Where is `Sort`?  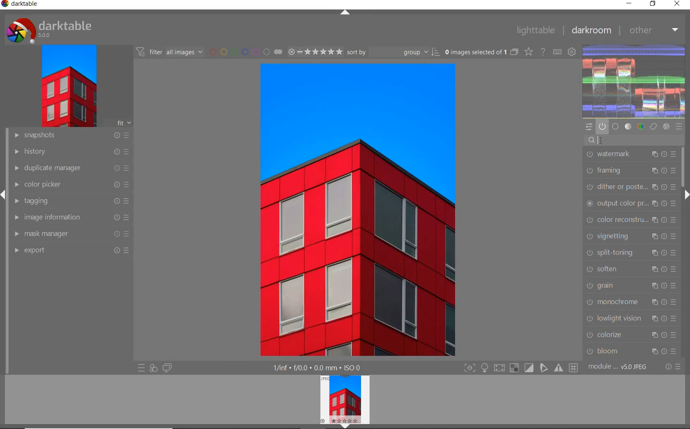
Sort is located at coordinates (394, 53).